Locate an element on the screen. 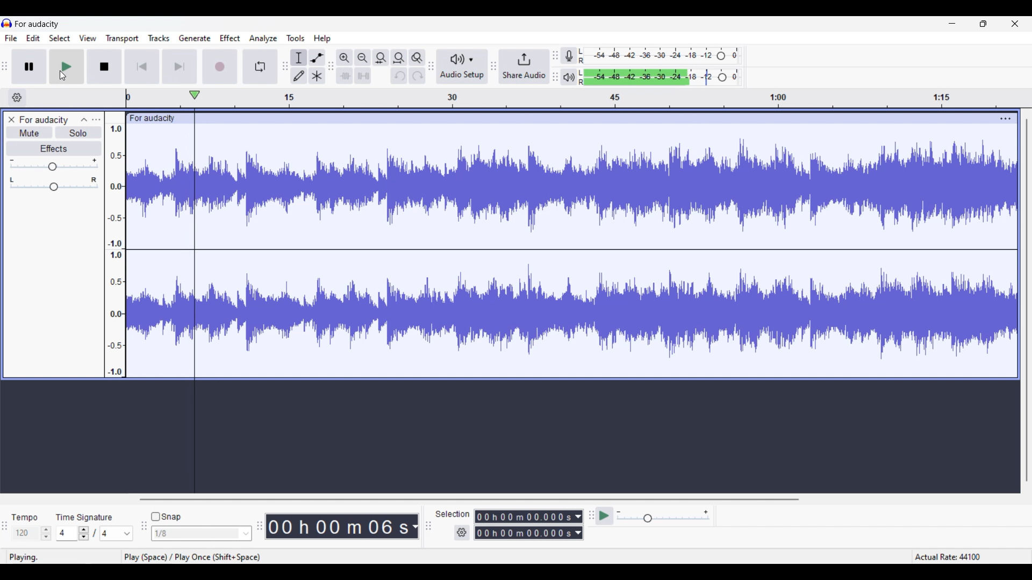  Show in smaller tab is located at coordinates (983, 24).